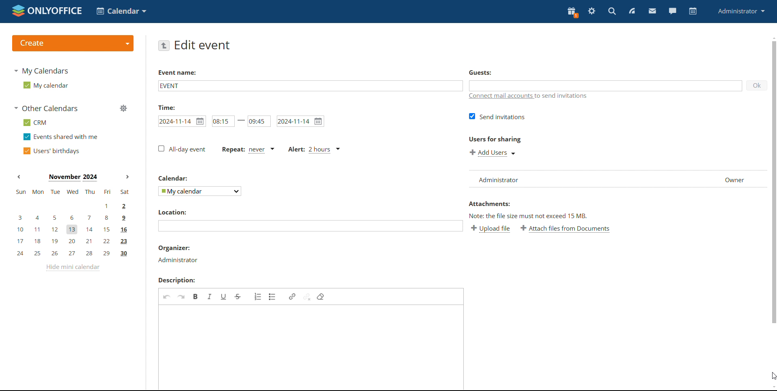 The height and width of the screenshot is (391, 777). What do you see at coordinates (490, 229) in the screenshot?
I see `upload file` at bounding box center [490, 229].